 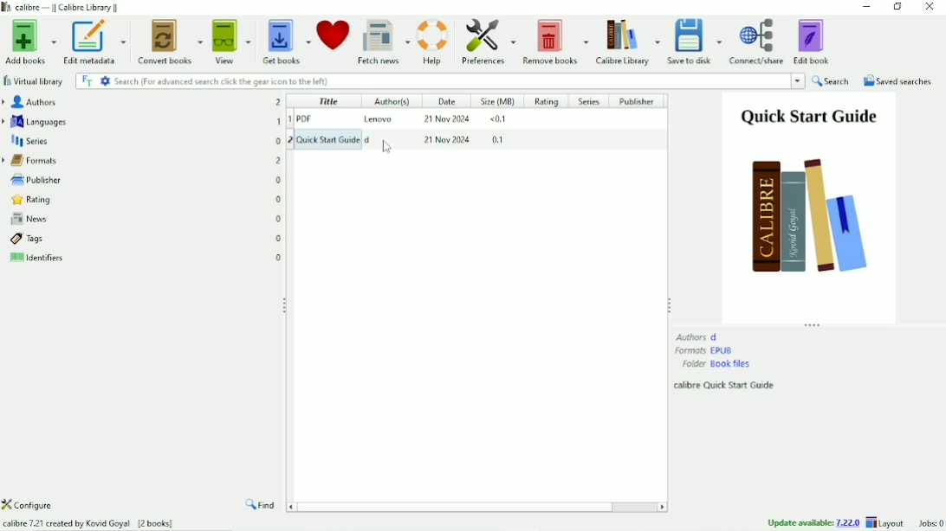 I want to click on Calibre, so click(x=66, y=7).